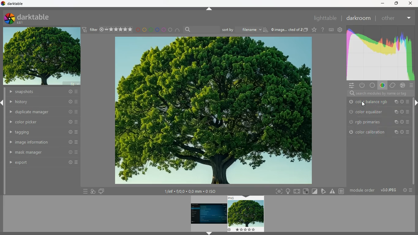 The height and width of the screenshot is (235, 418). Describe the element at coordinates (44, 132) in the screenshot. I see `tagging` at that location.